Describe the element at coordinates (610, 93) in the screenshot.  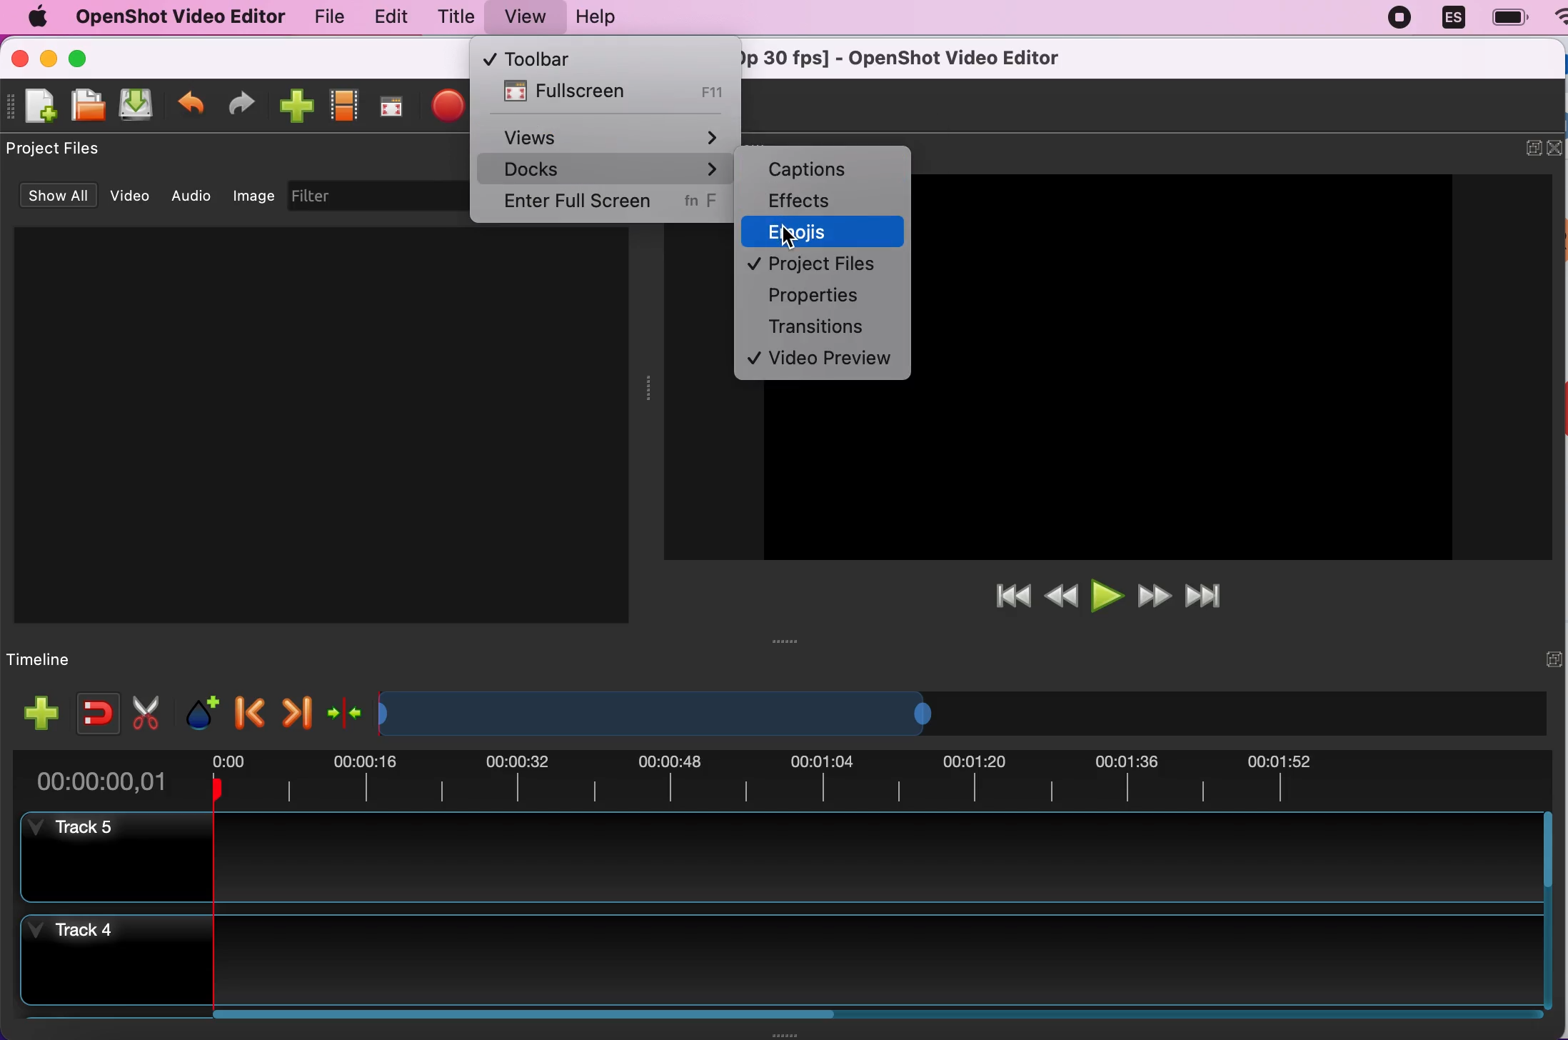
I see `fullscreen` at that location.